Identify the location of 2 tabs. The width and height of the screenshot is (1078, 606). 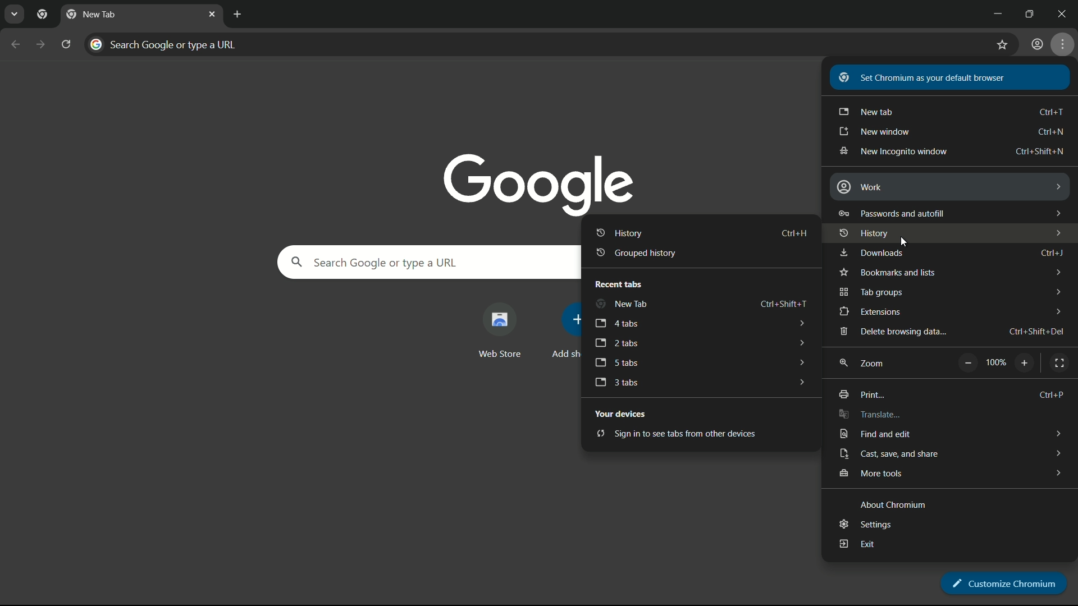
(616, 343).